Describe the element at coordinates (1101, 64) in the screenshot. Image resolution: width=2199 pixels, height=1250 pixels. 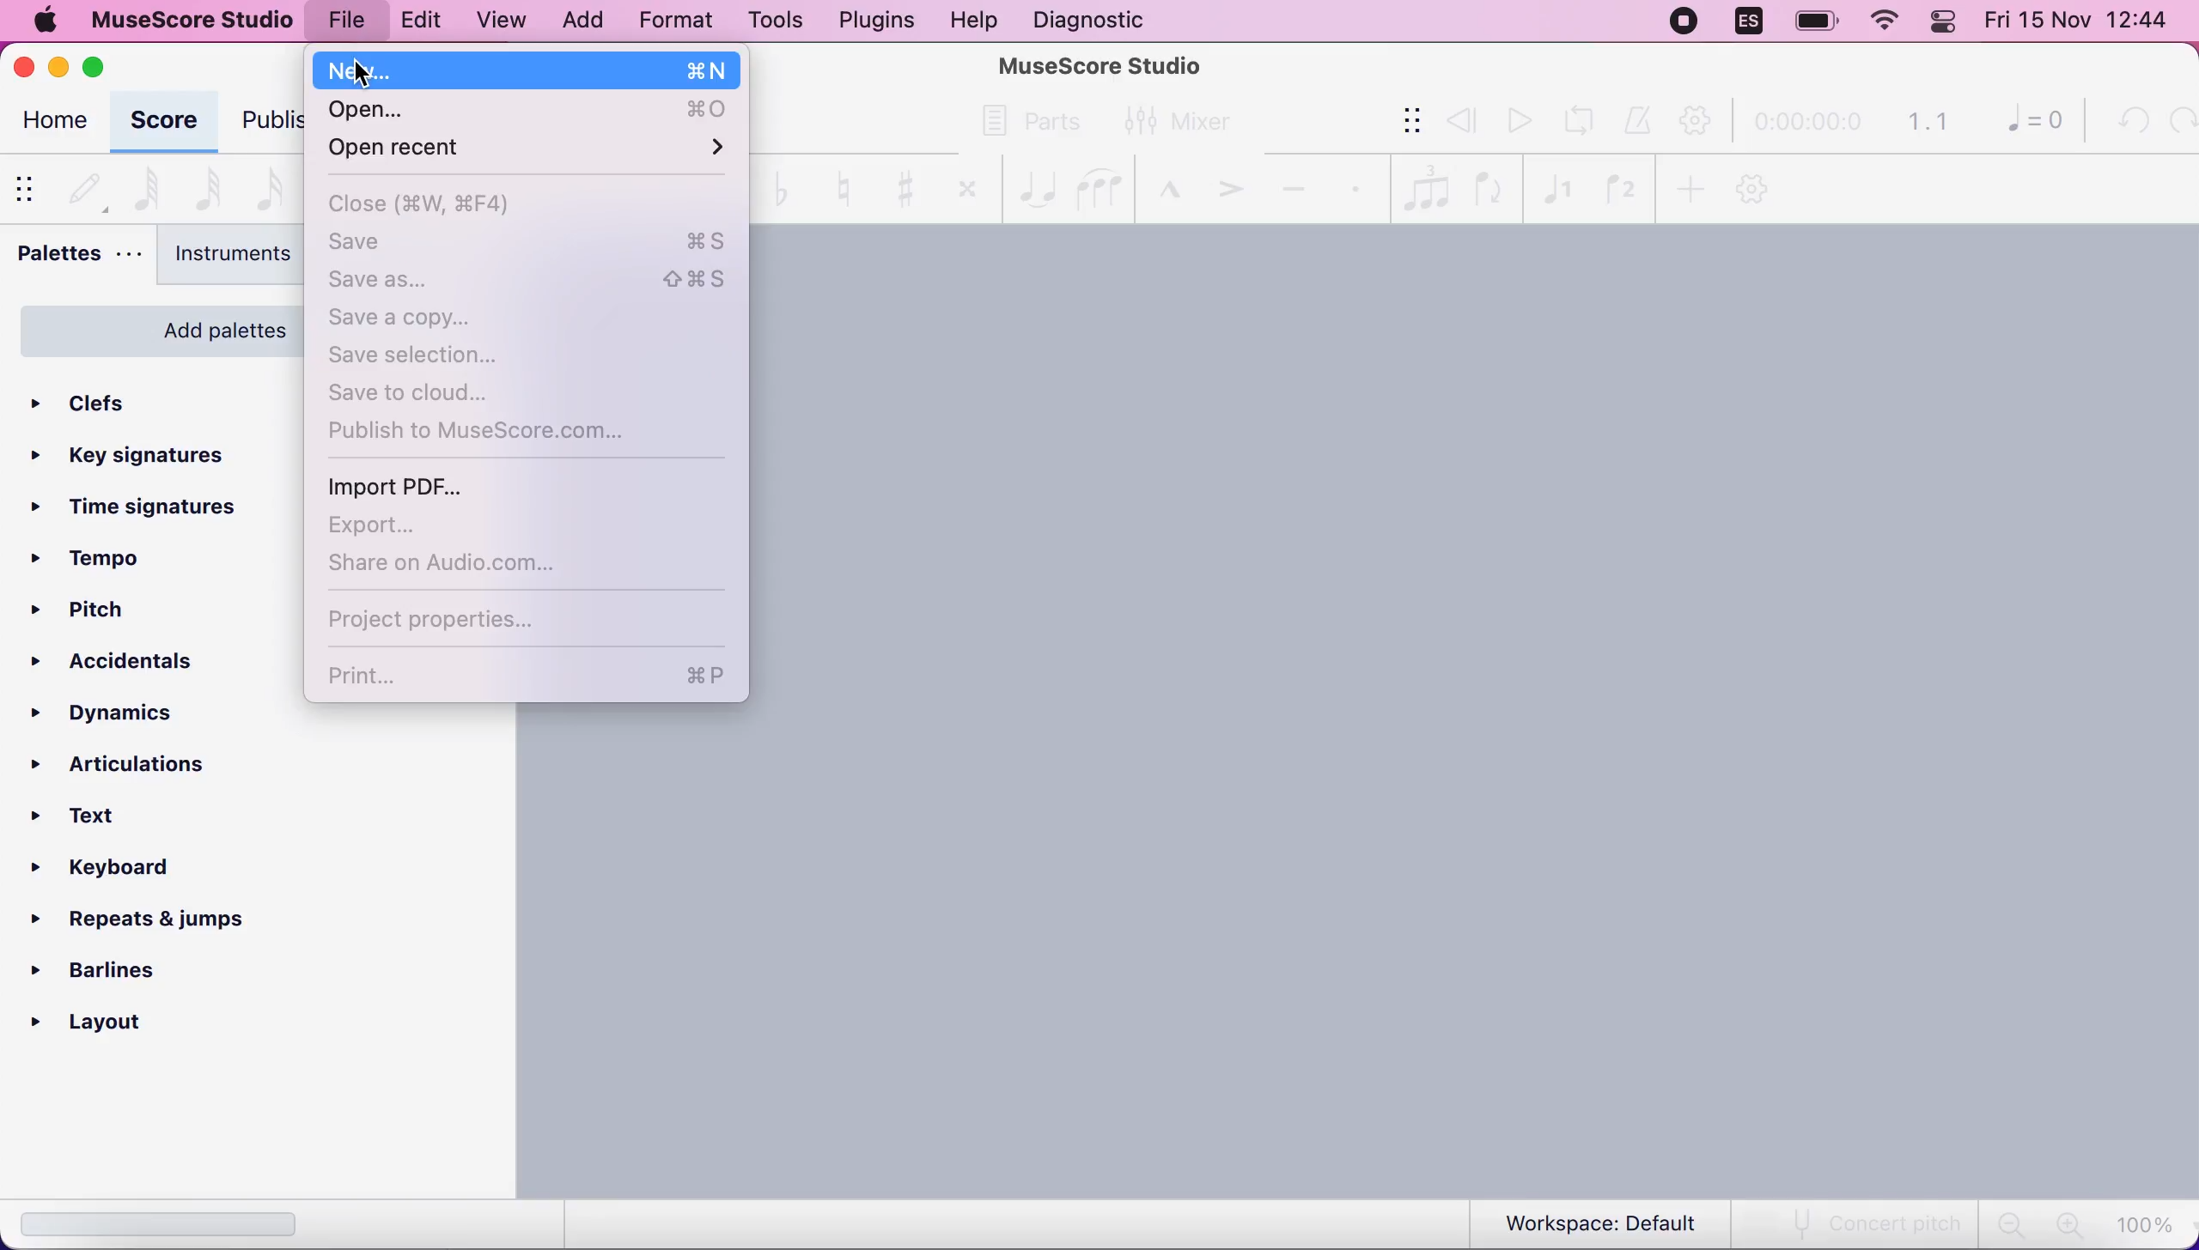
I see `MuseScore Studio` at that location.